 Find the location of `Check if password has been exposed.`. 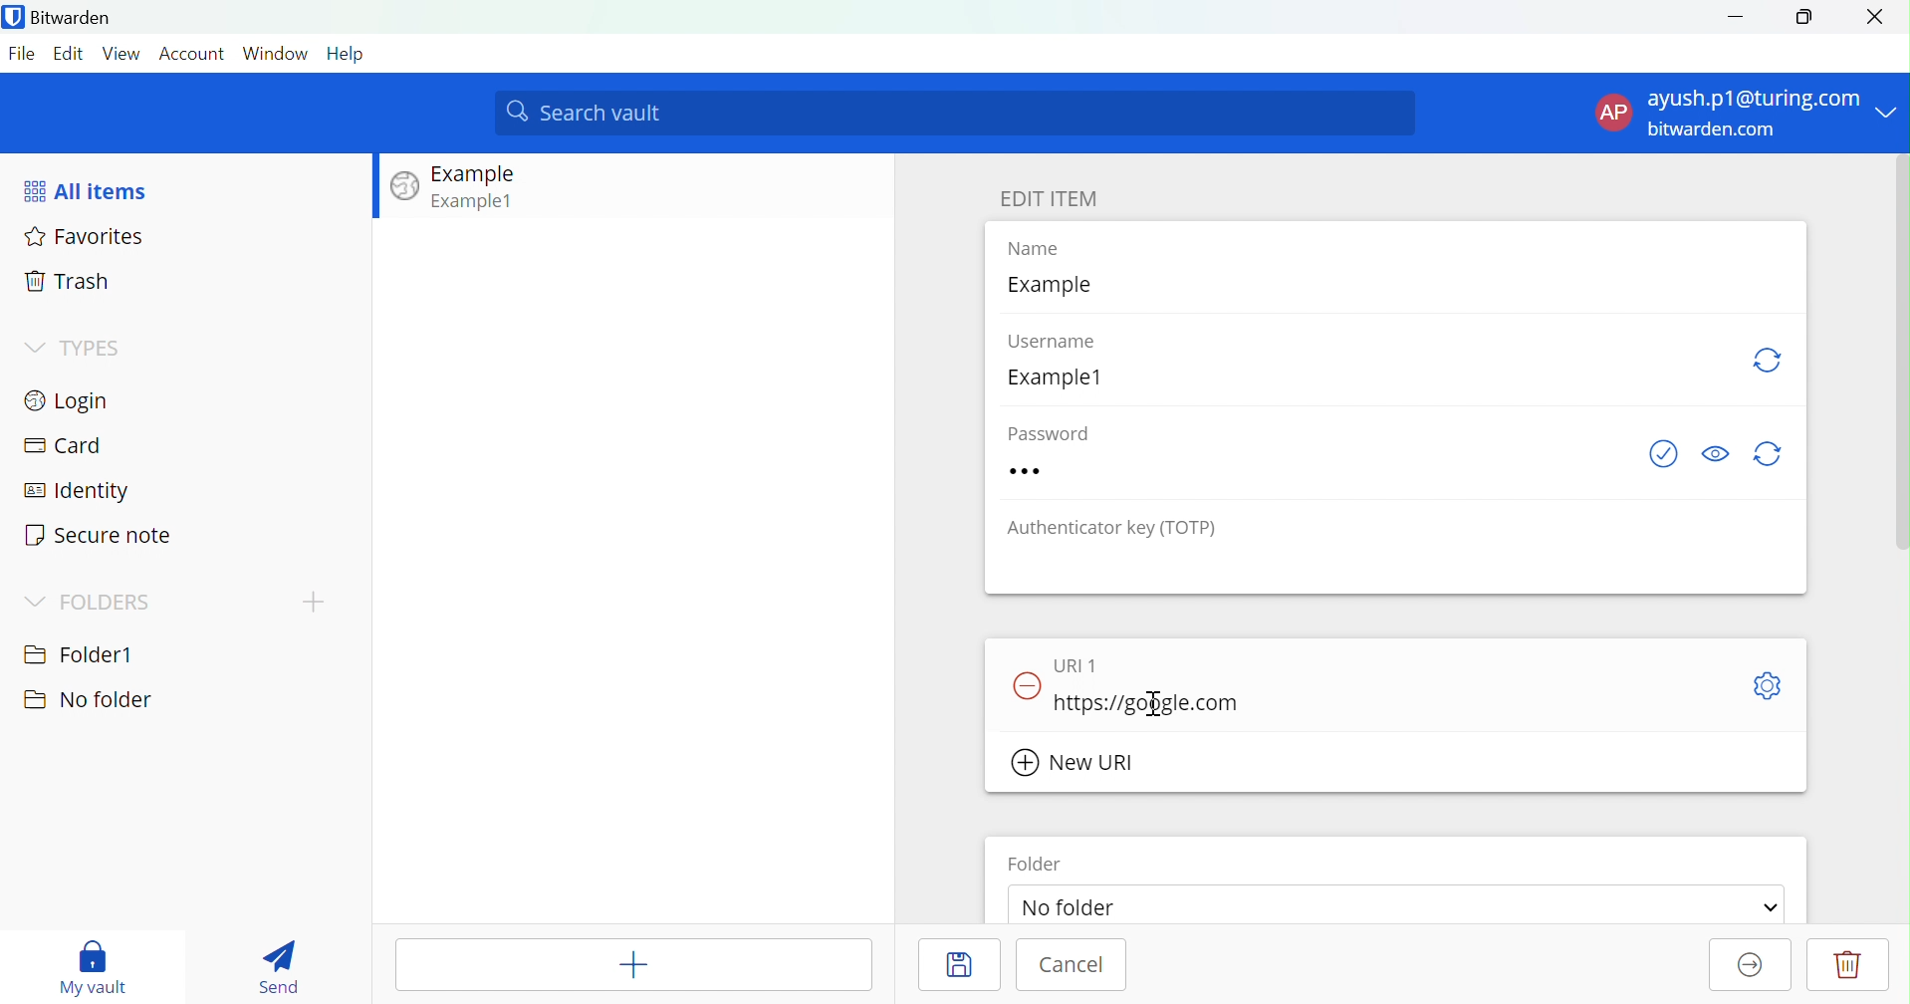

Check if password has been exposed. is located at coordinates (1662, 454).